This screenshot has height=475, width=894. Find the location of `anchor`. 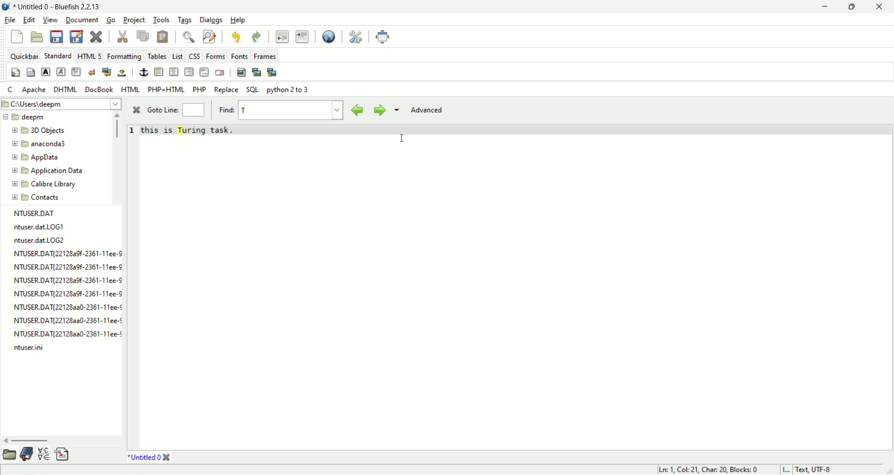

anchor is located at coordinates (144, 72).